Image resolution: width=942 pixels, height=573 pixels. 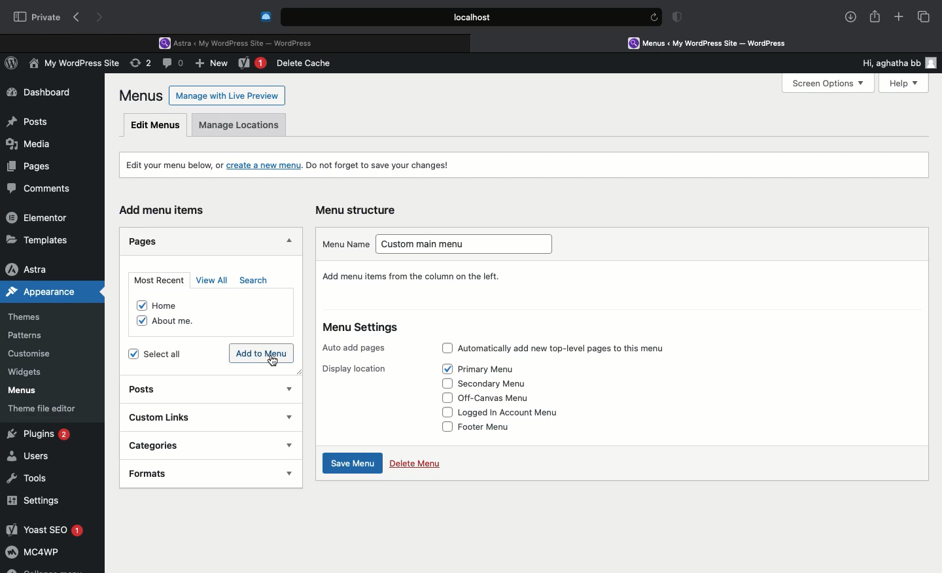 What do you see at coordinates (33, 554) in the screenshot?
I see `MC4WP` at bounding box center [33, 554].